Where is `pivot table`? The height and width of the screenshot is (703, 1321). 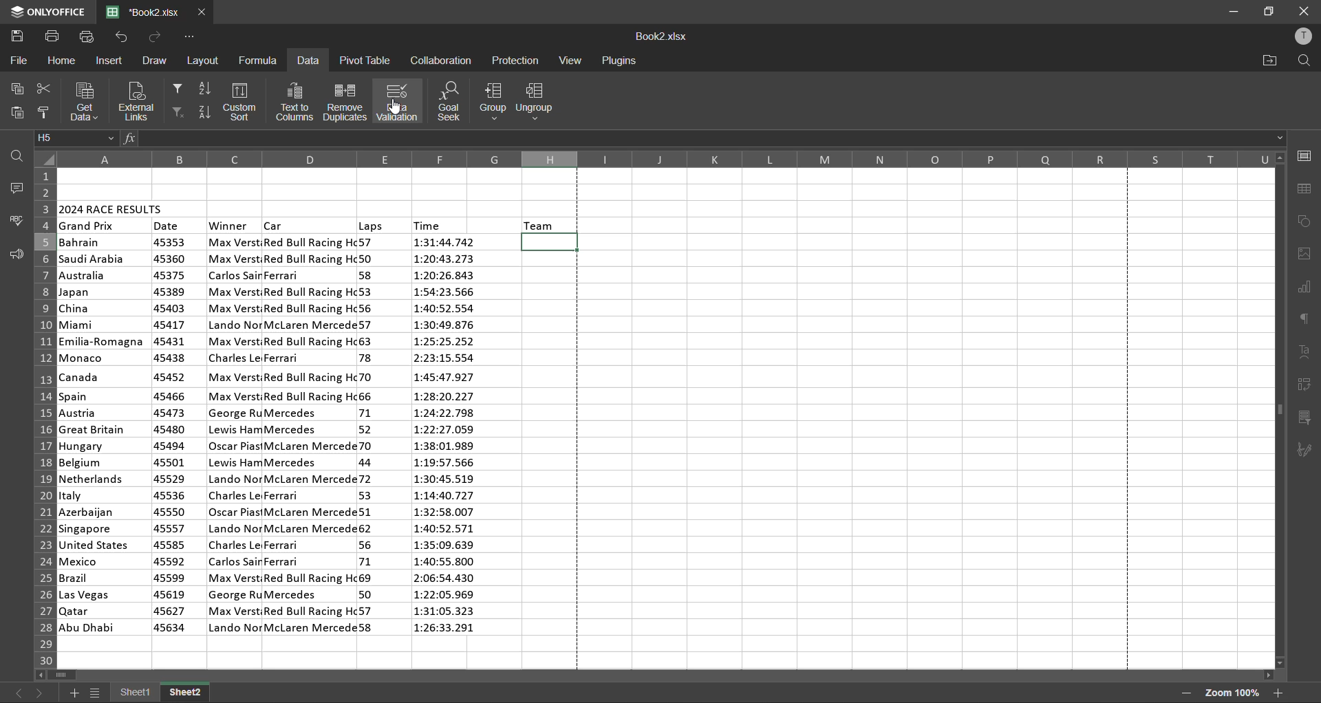
pivot table is located at coordinates (363, 60).